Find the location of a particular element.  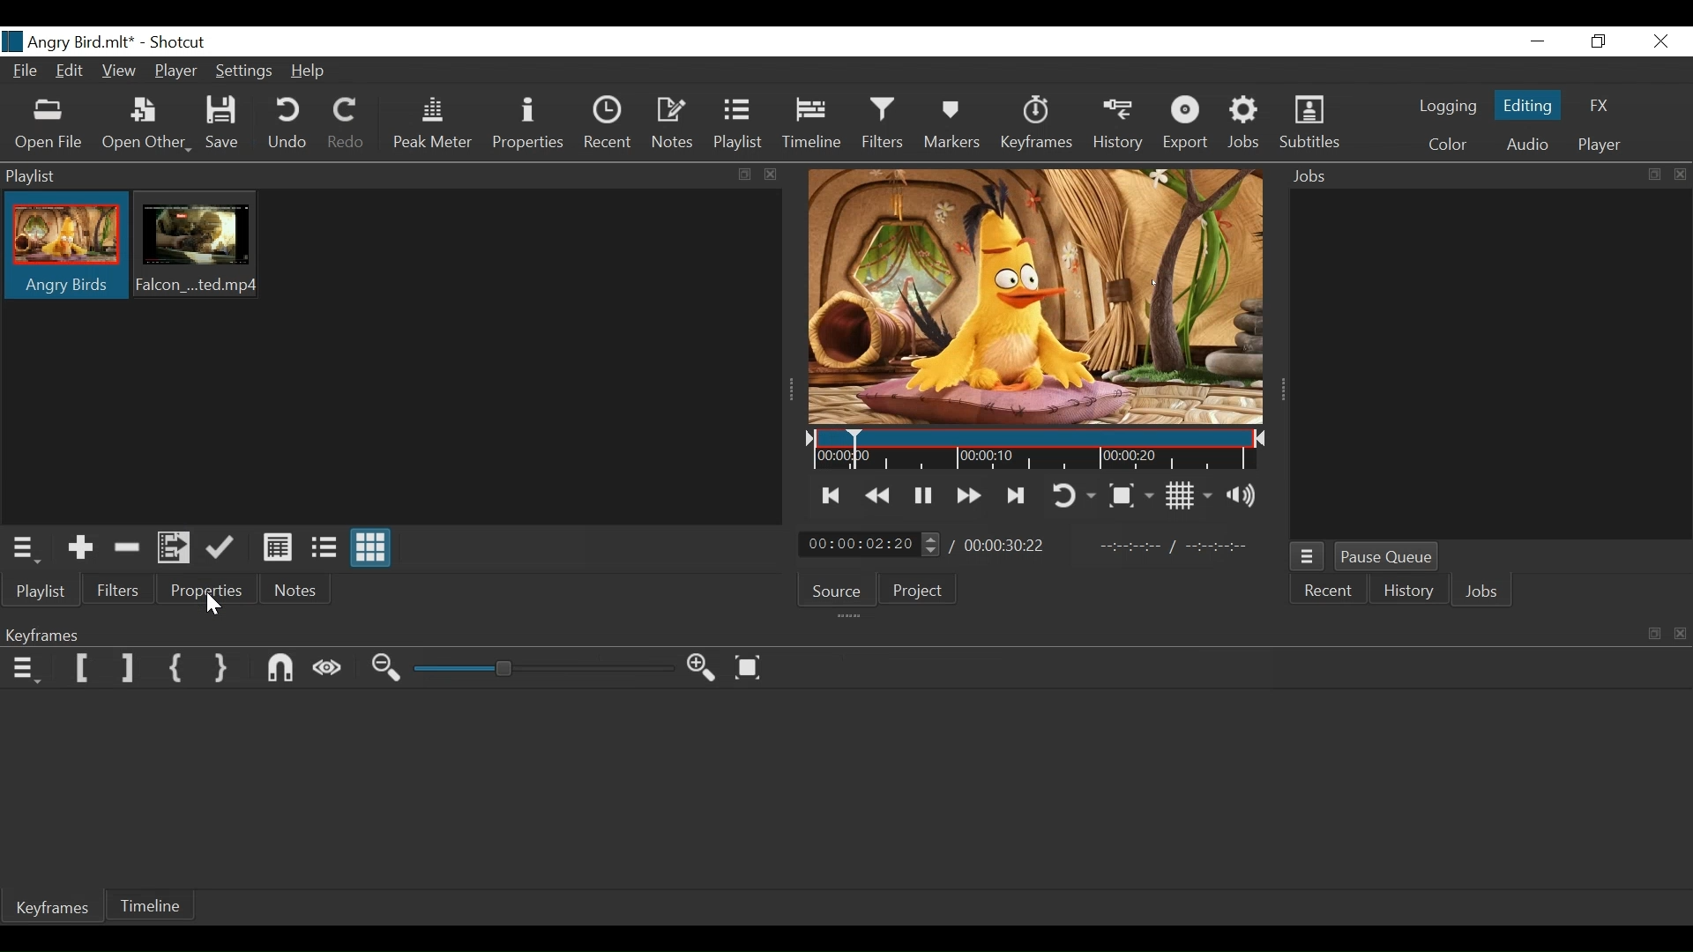

Restore is located at coordinates (1599, 42).